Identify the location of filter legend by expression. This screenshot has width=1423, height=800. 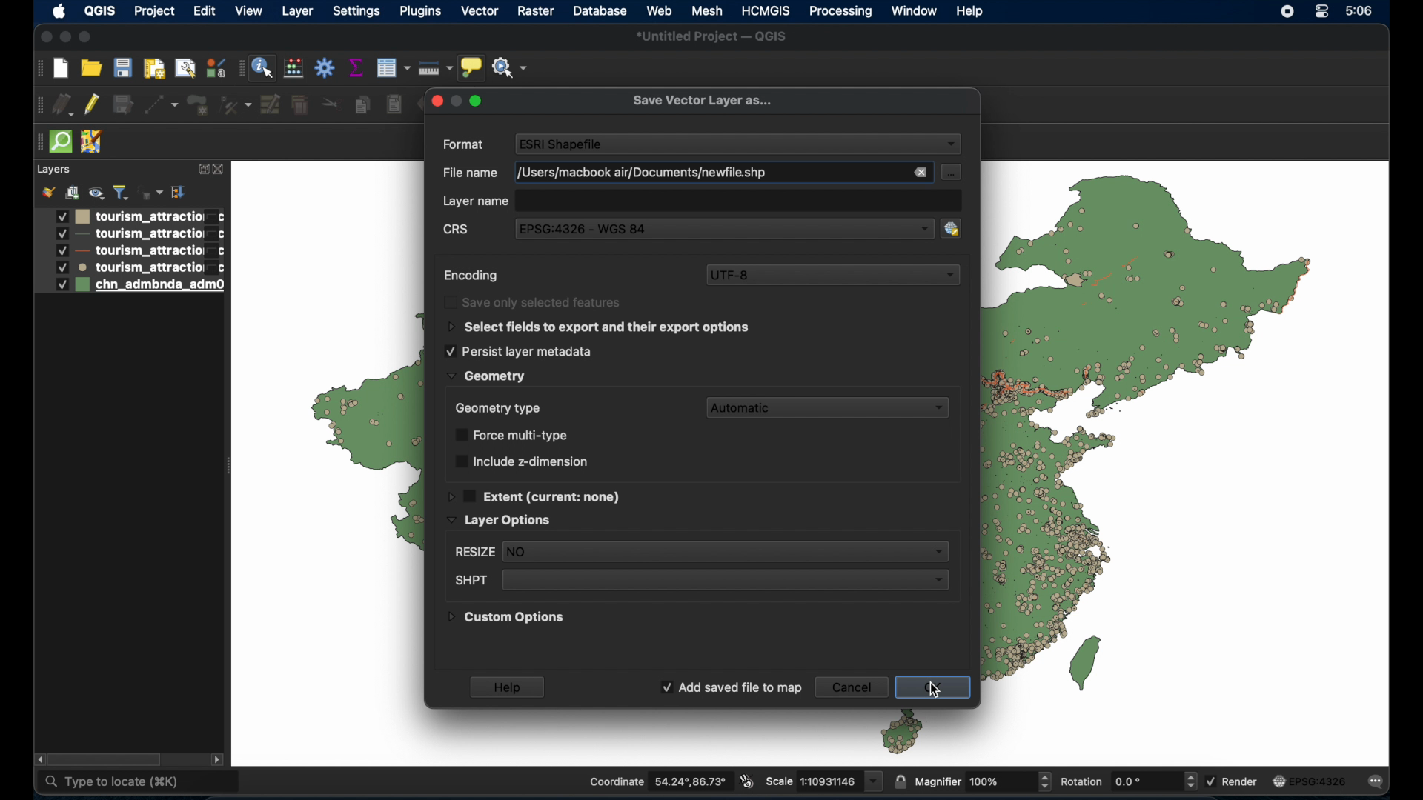
(150, 190).